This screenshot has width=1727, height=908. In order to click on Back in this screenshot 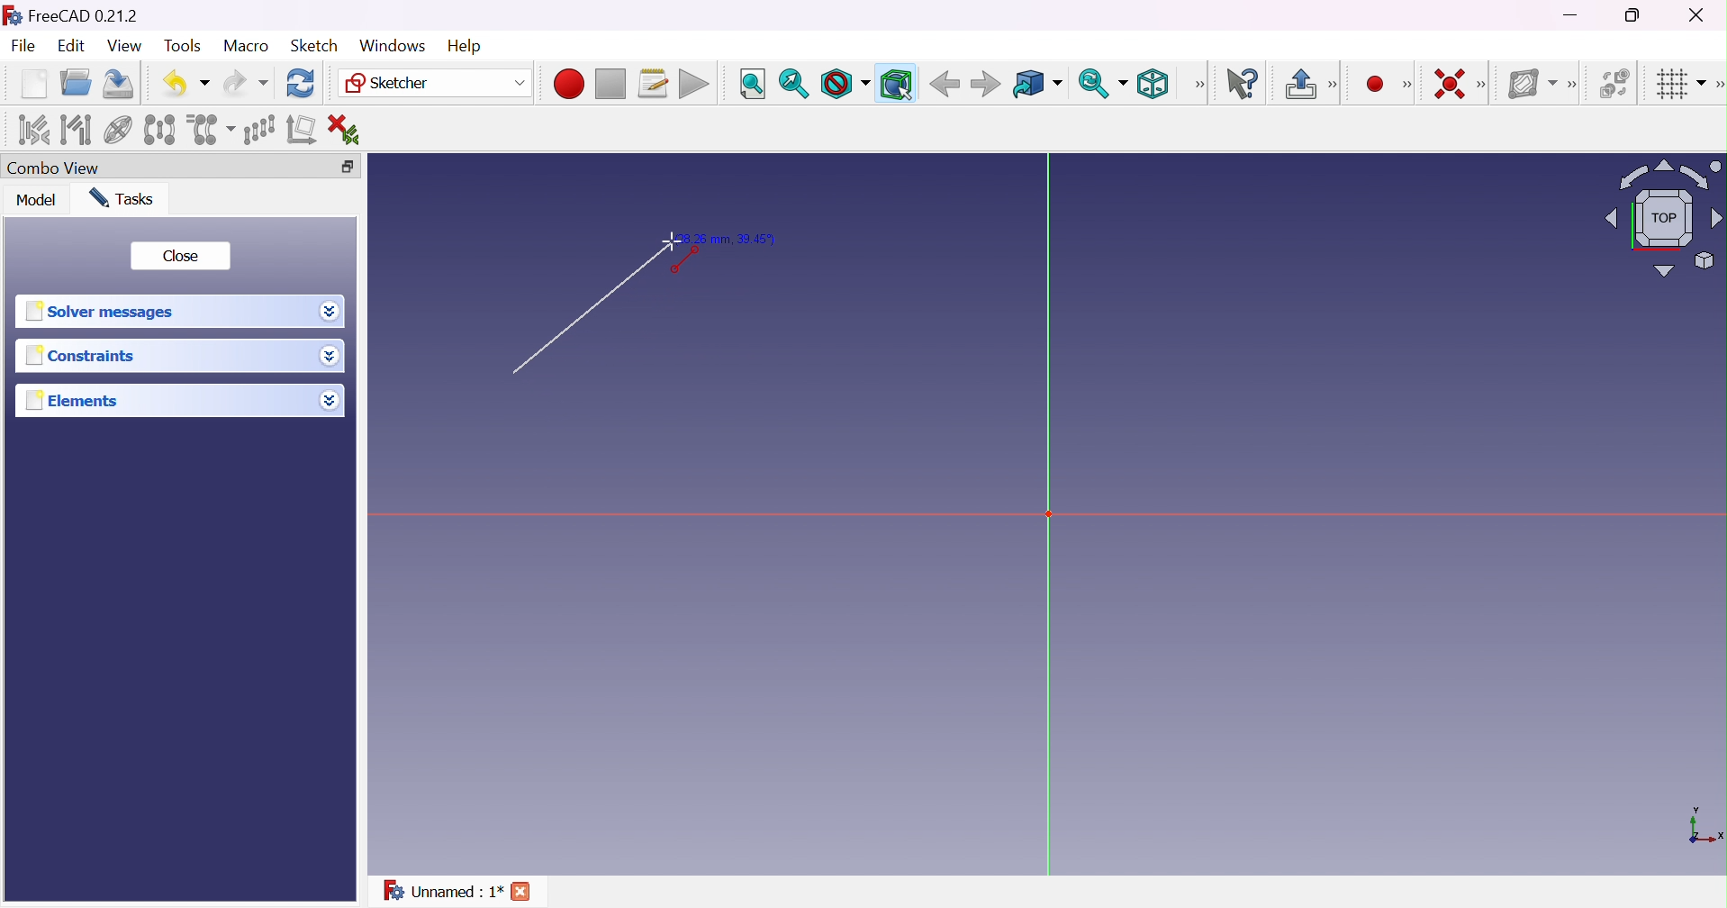, I will do `click(945, 85)`.